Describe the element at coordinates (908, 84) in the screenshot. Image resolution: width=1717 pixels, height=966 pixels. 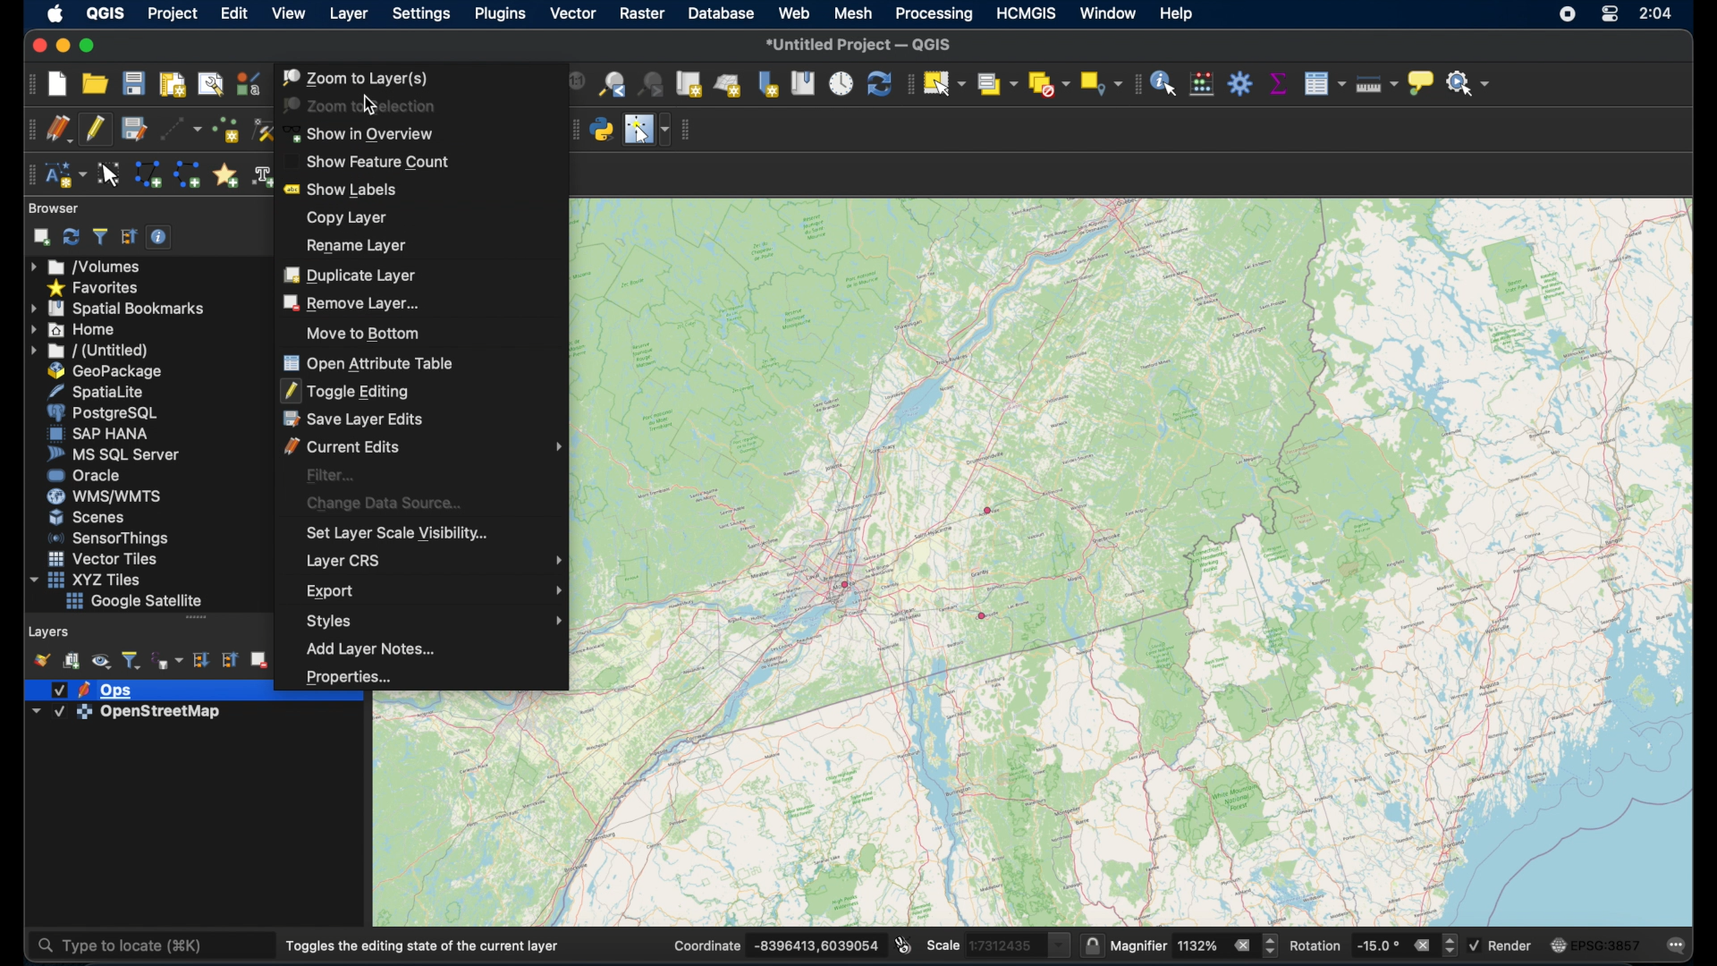
I see `selection toolbar` at that location.